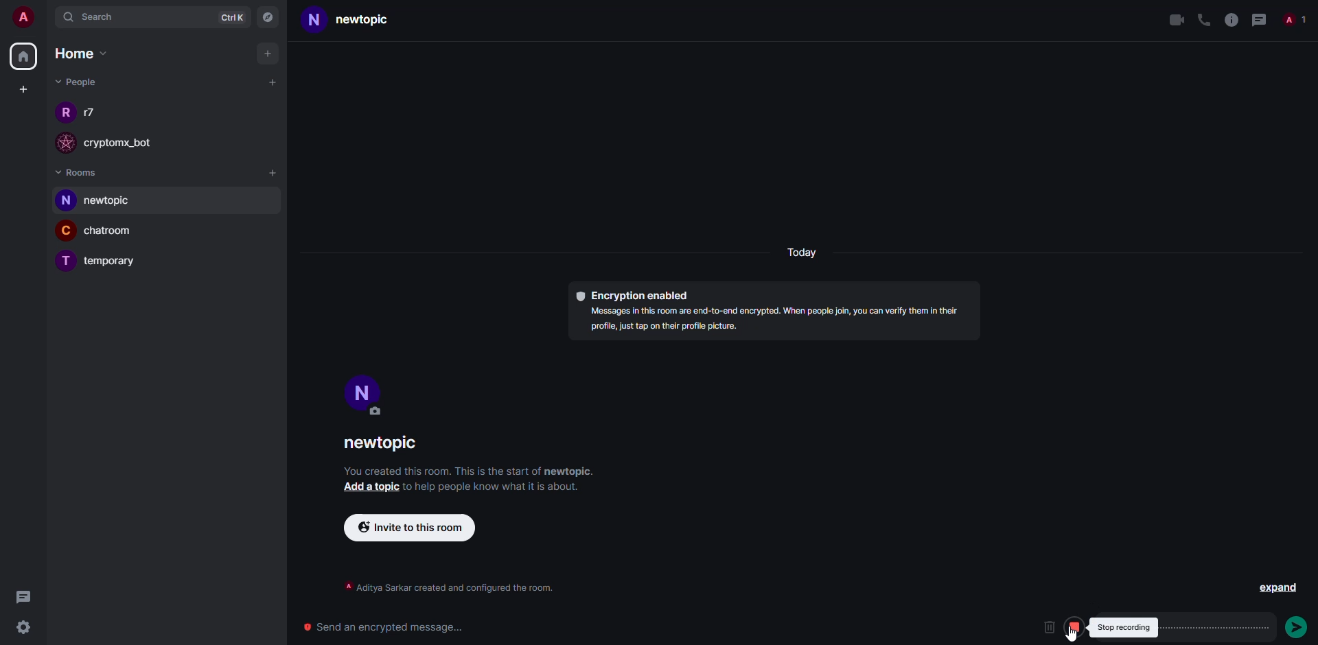 The width and height of the screenshot is (1318, 645). What do you see at coordinates (1295, 19) in the screenshot?
I see `people` at bounding box center [1295, 19].